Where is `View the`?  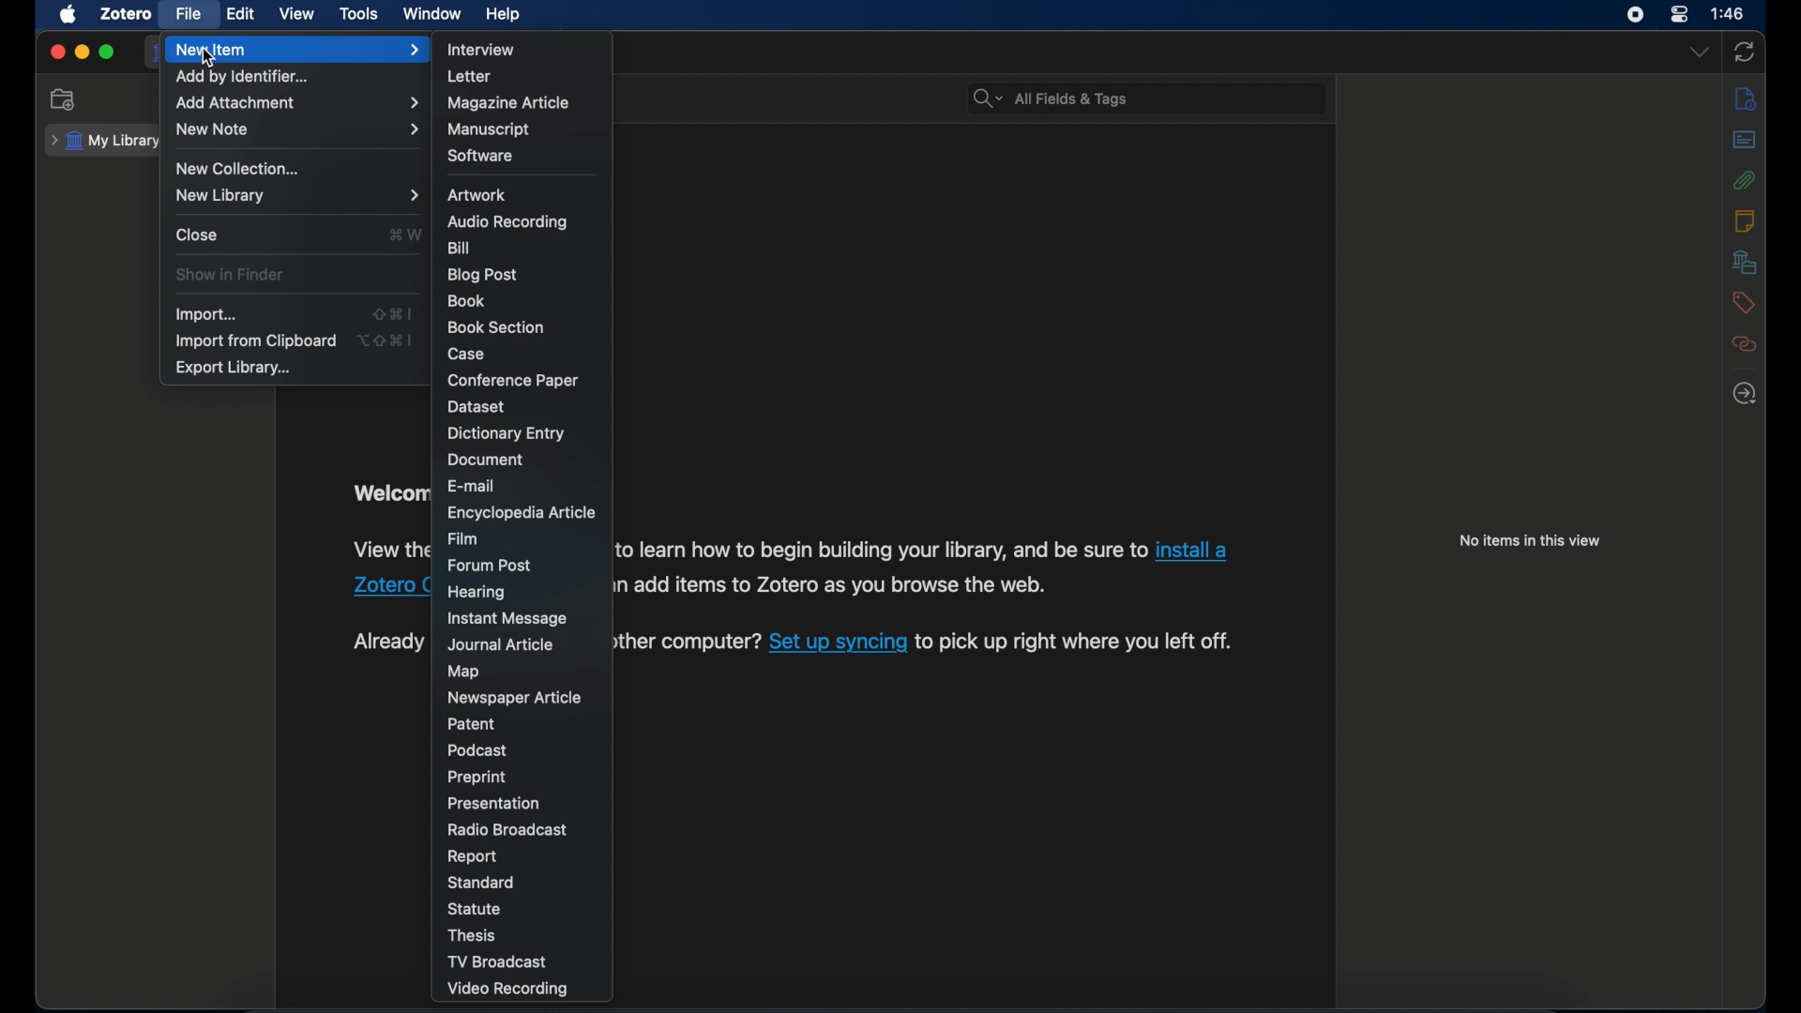
View the is located at coordinates (386, 550).